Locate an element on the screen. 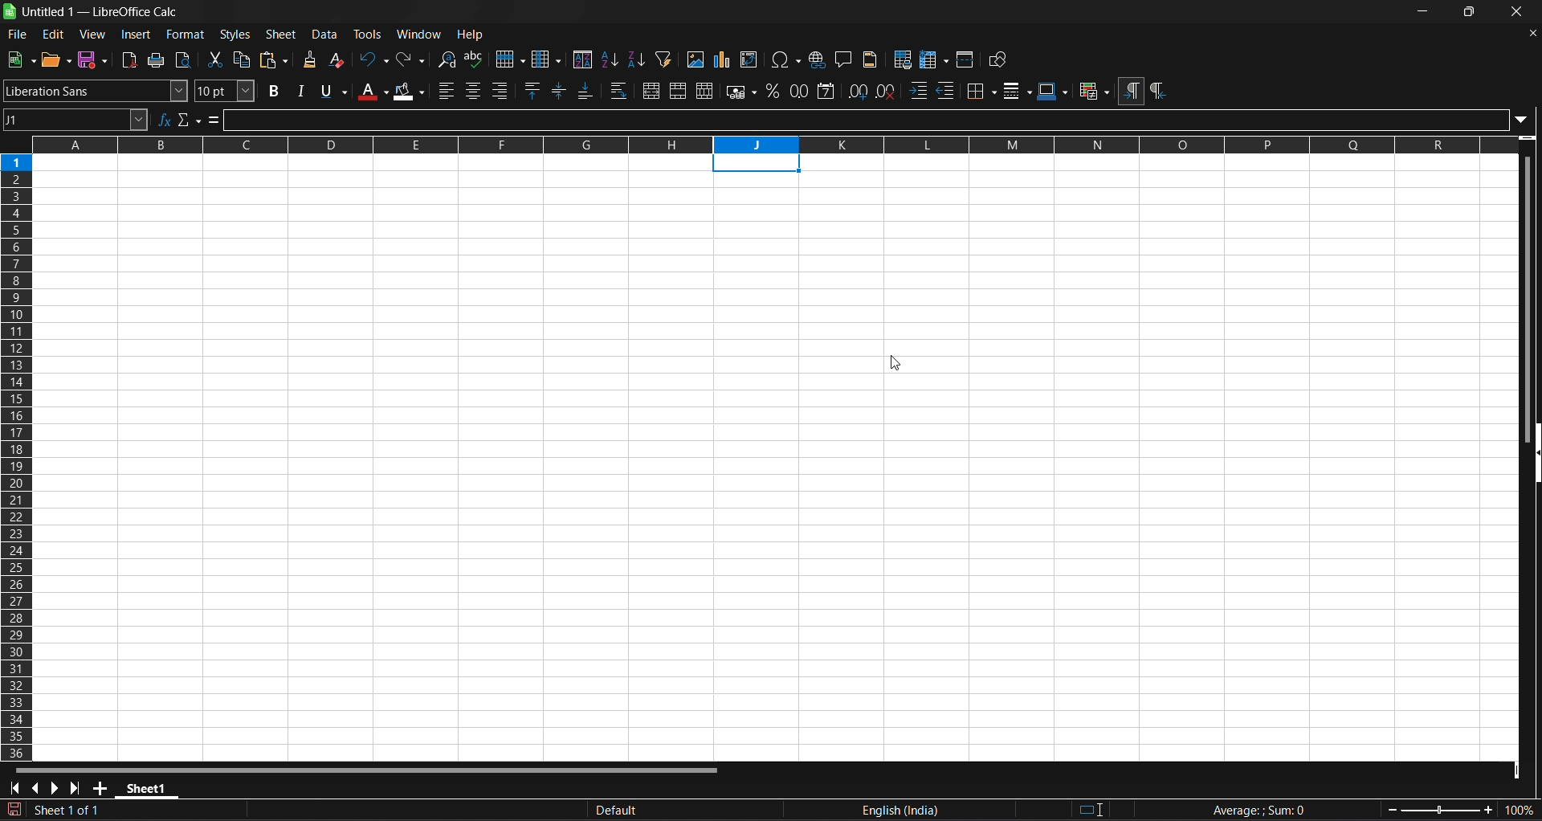  paste is located at coordinates (277, 61).